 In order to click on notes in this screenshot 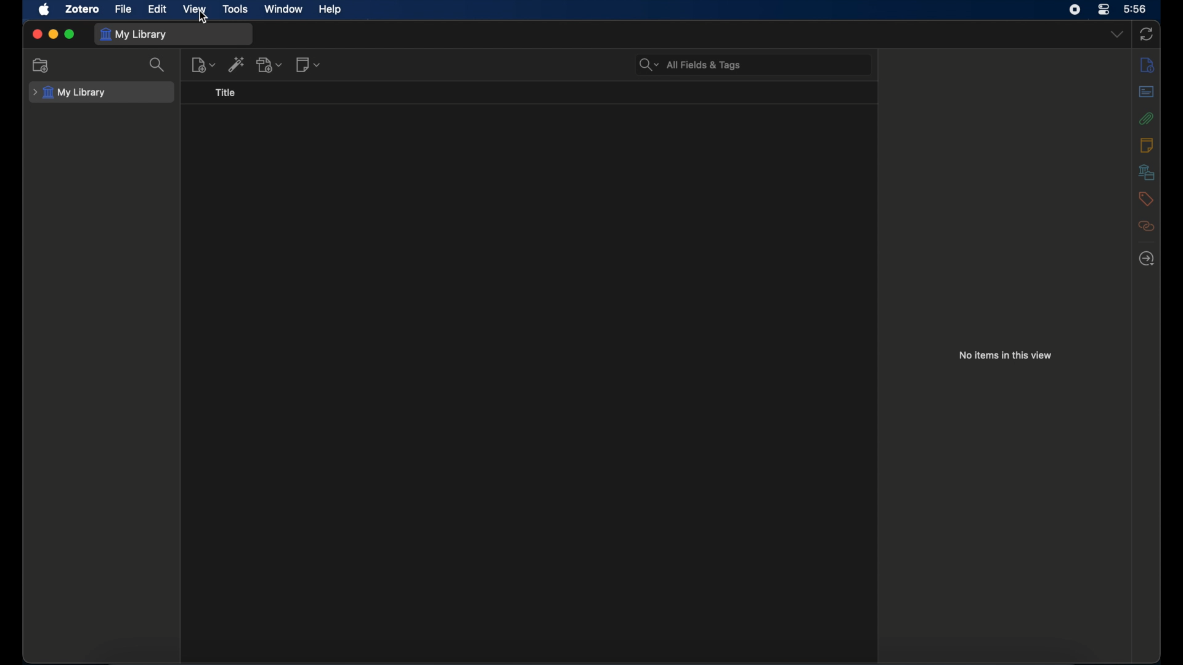, I will do `click(1145, 145)`.